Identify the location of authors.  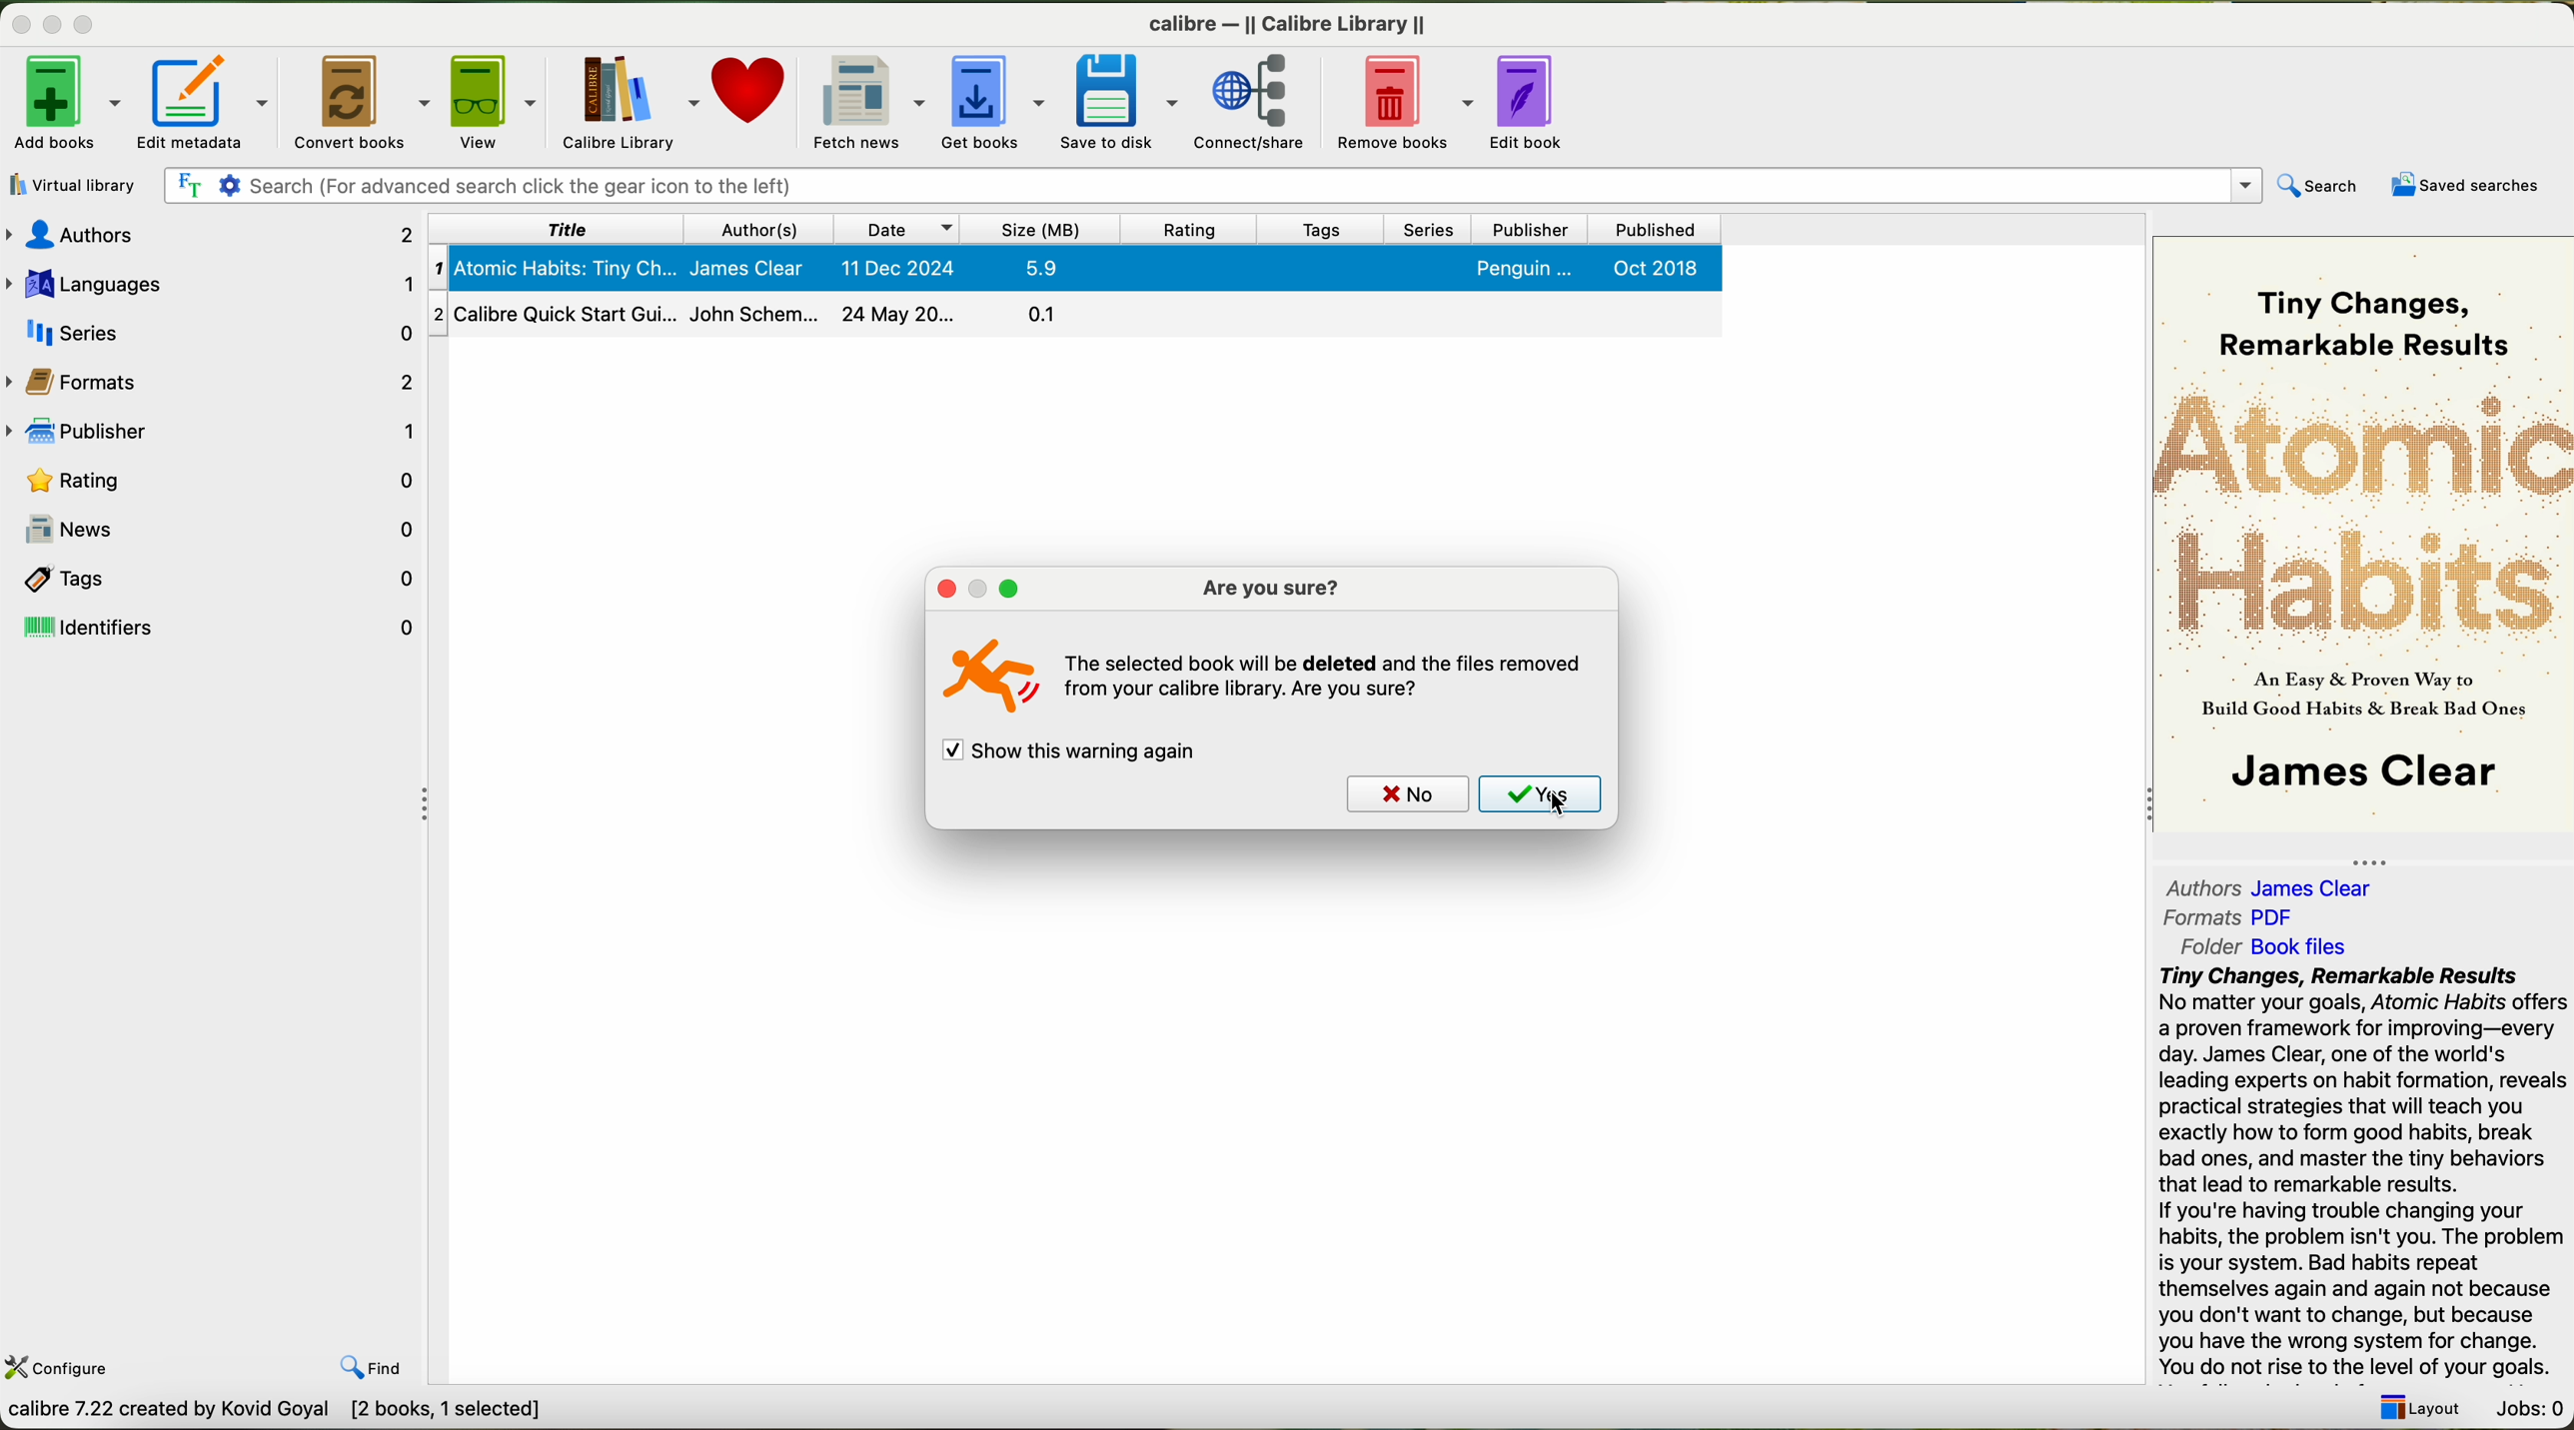
(2268, 885).